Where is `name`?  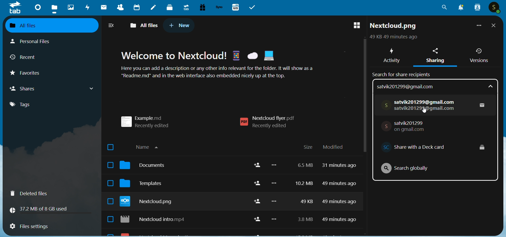
name is located at coordinates (150, 146).